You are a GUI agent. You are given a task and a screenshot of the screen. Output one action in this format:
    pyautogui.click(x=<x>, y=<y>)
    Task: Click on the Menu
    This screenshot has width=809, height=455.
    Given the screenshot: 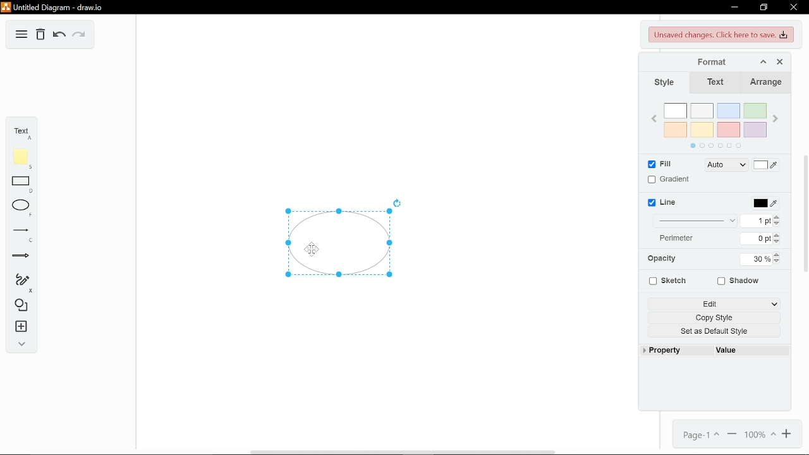 What is the action you would take?
    pyautogui.click(x=20, y=34)
    